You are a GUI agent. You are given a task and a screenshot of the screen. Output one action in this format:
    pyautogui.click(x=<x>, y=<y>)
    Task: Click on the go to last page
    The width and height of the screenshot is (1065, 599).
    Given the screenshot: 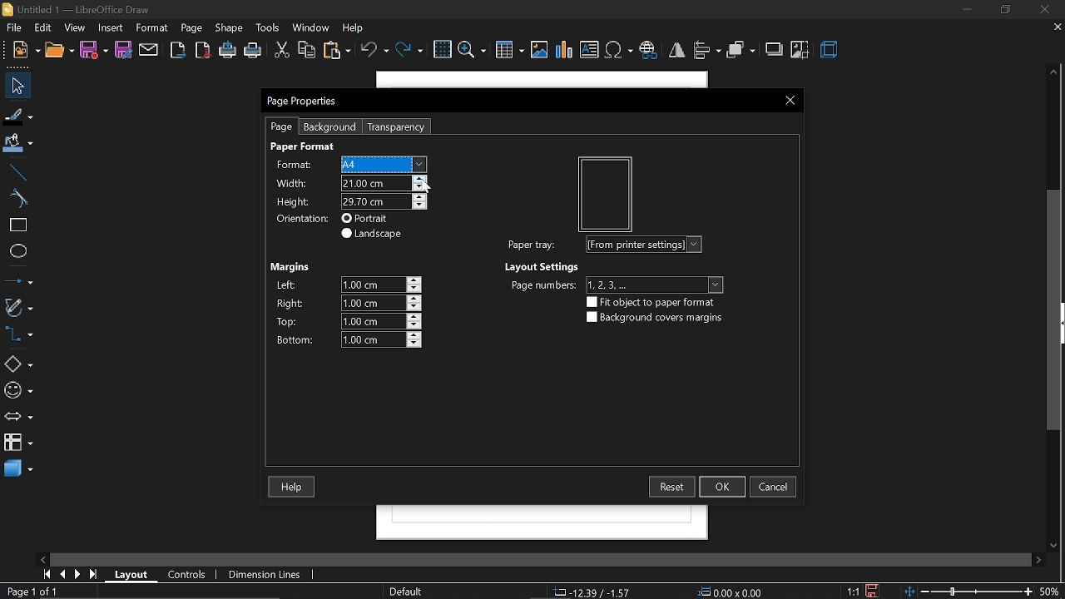 What is the action you would take?
    pyautogui.click(x=95, y=575)
    